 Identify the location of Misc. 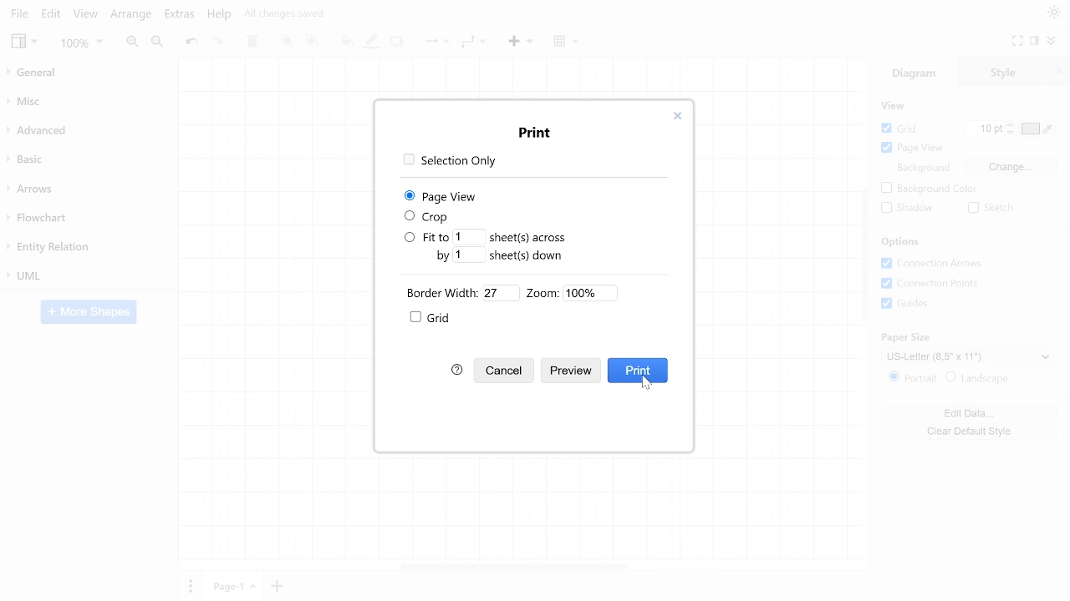
(86, 102).